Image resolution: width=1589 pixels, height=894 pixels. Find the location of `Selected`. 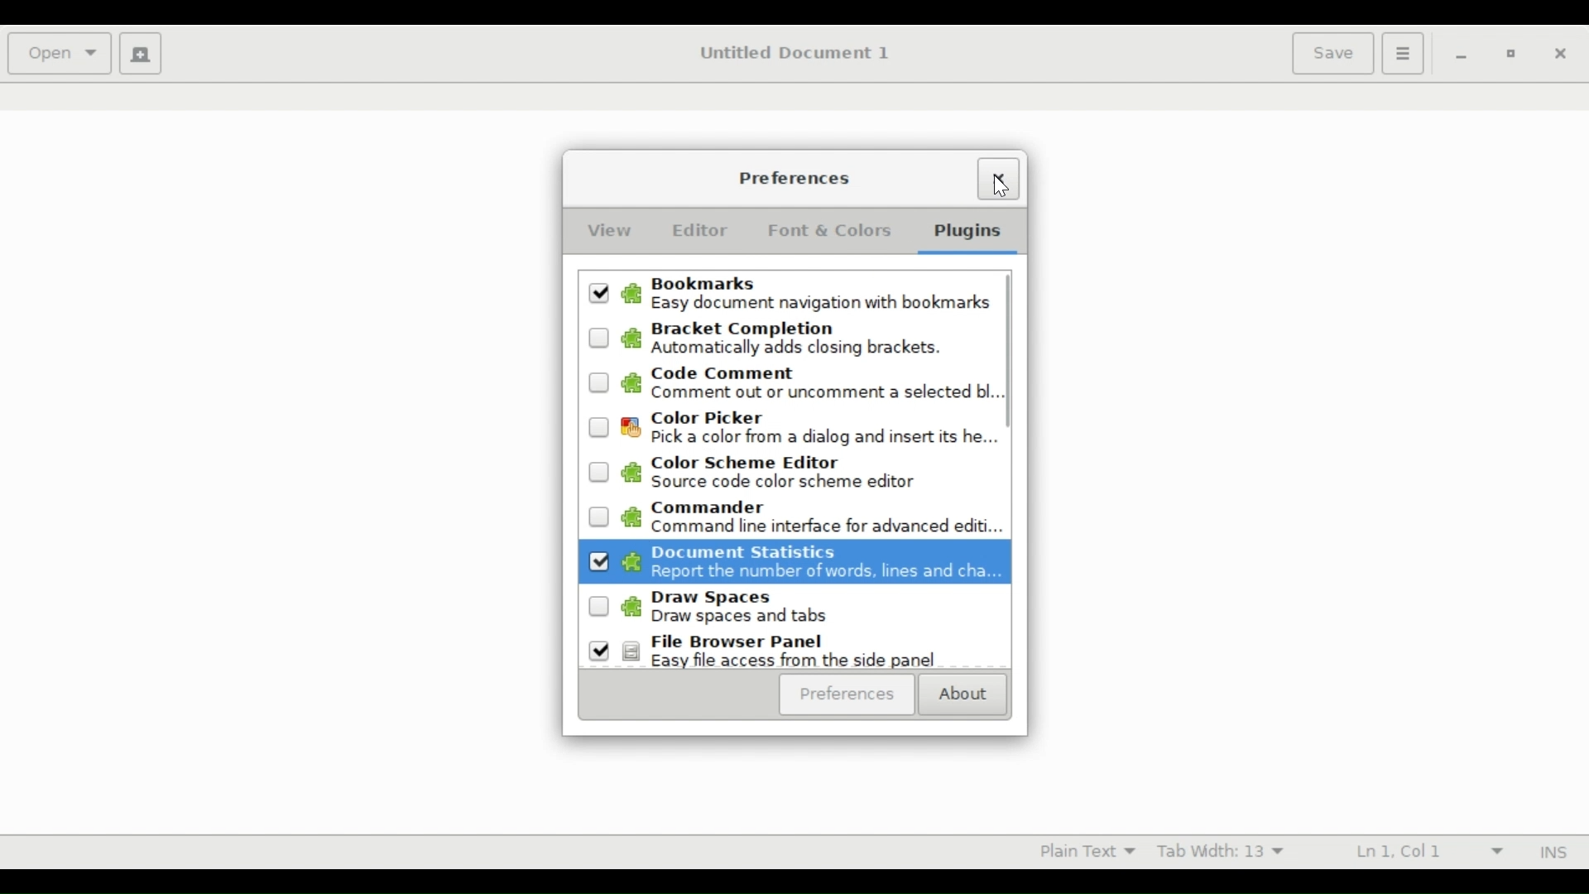

Selected is located at coordinates (601, 293).